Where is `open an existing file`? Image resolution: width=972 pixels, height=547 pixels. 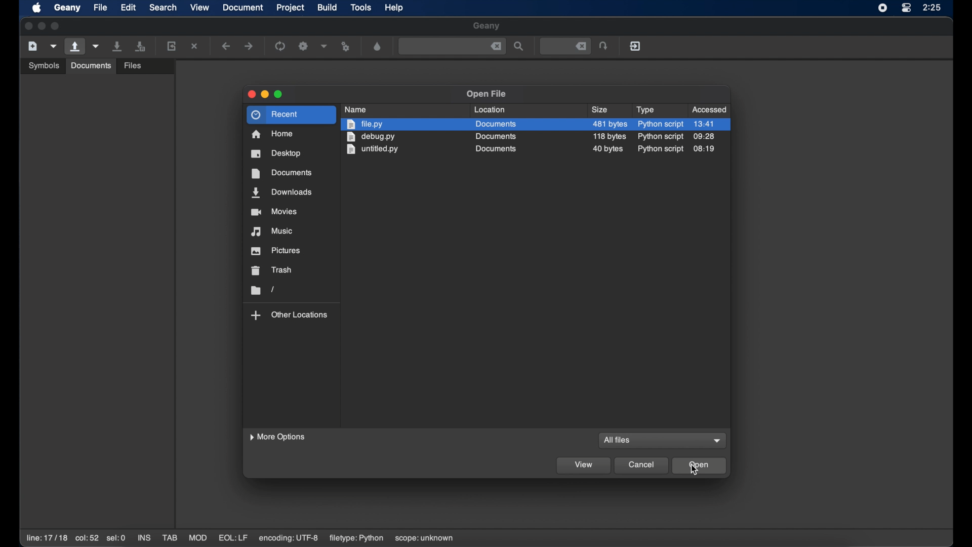
open an existing file is located at coordinates (75, 47).